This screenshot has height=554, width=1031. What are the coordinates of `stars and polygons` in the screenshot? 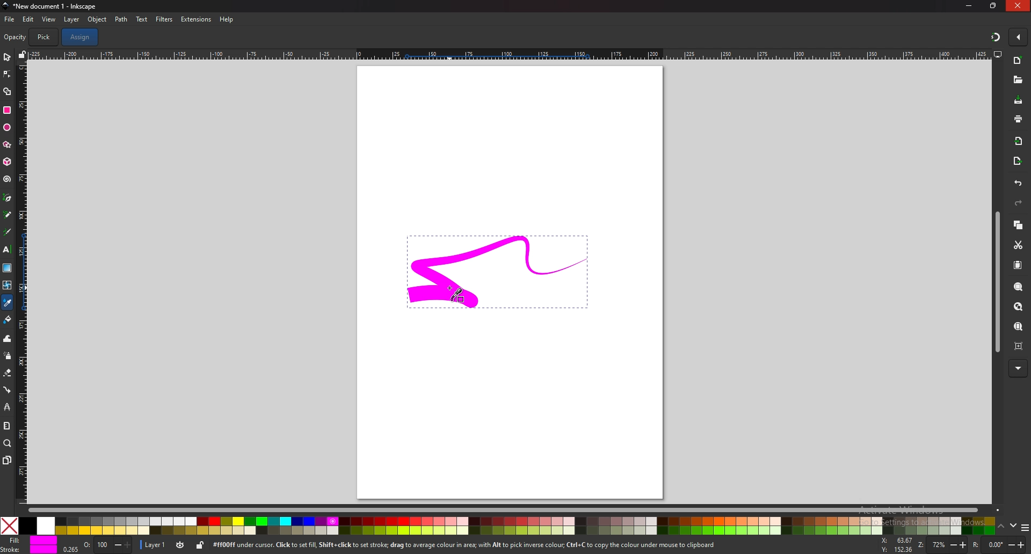 It's located at (7, 145).